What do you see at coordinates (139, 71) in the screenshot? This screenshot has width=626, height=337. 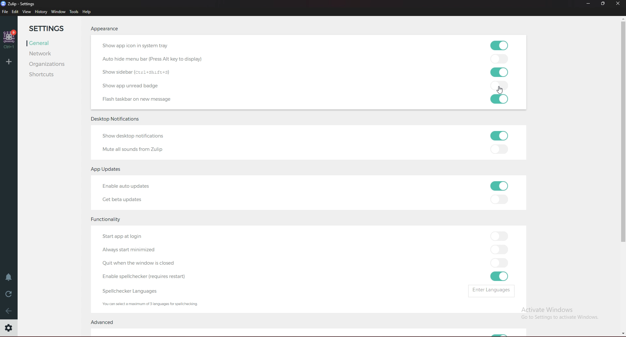 I see `Show sidebar` at bounding box center [139, 71].